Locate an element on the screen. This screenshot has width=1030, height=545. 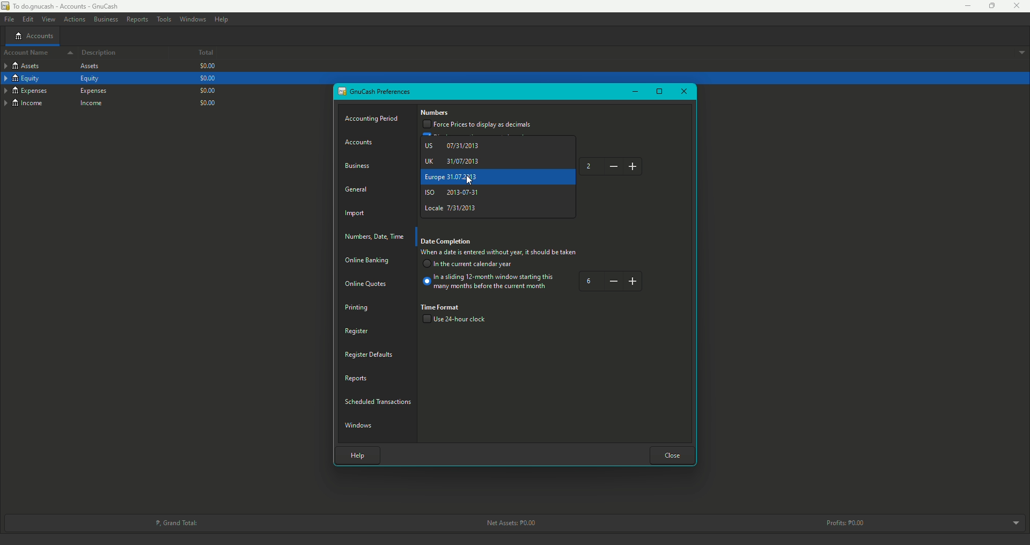
Report is located at coordinates (357, 378).